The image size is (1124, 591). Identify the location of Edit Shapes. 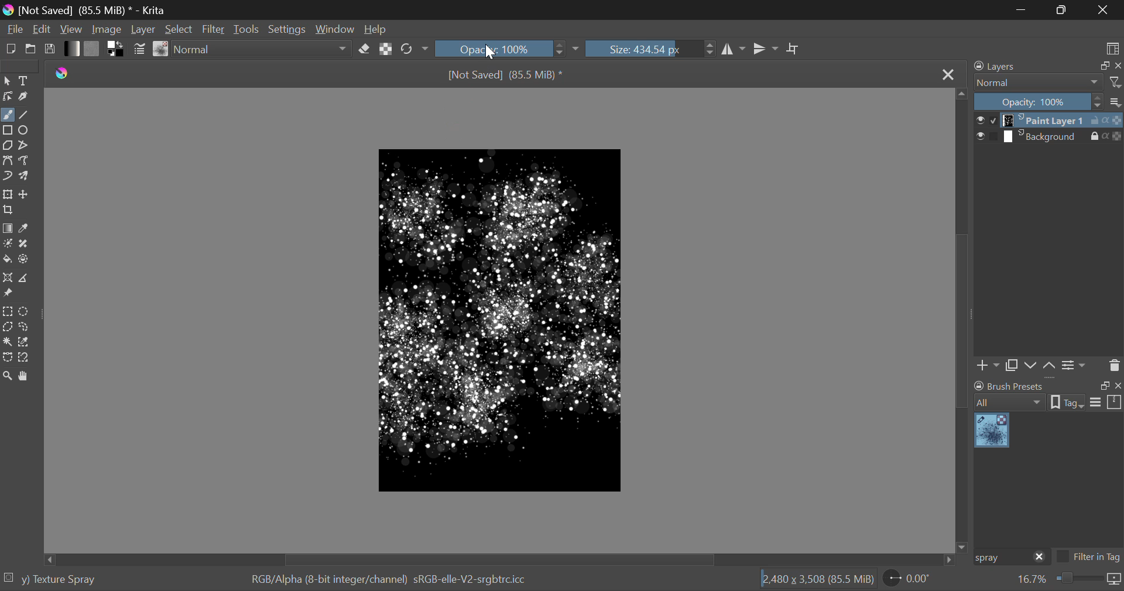
(8, 97).